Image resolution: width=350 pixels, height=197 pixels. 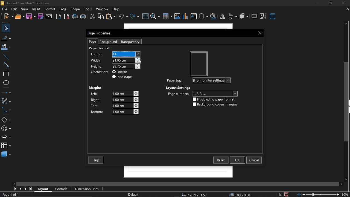 I want to click on transparency, so click(x=131, y=42).